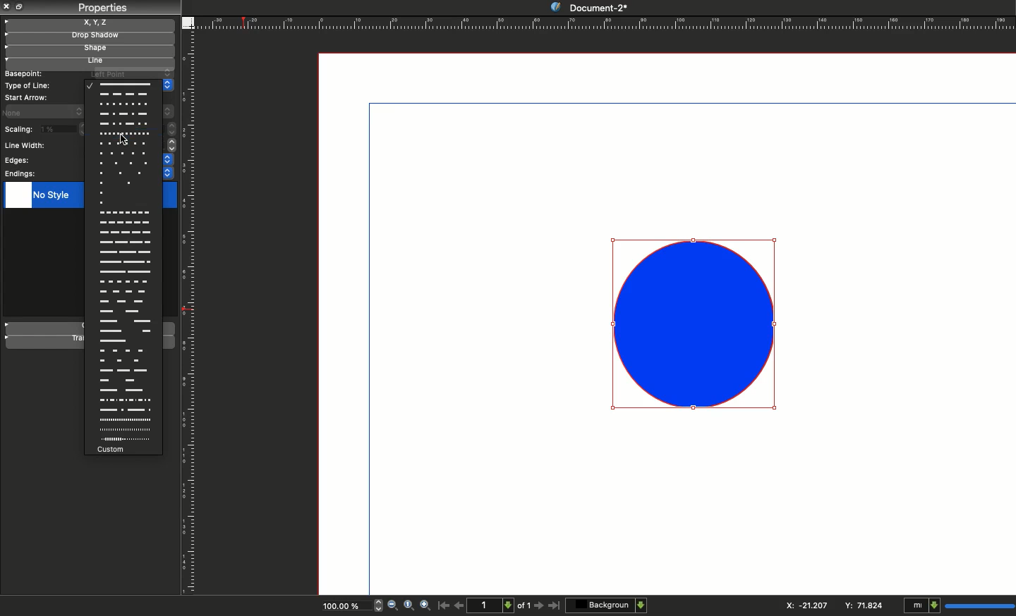  Describe the element at coordinates (56, 128) in the screenshot. I see `1%` at that location.